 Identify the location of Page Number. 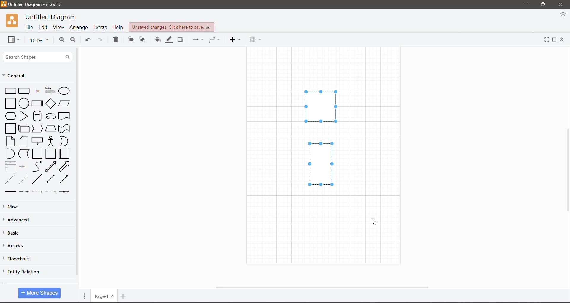
(104, 296).